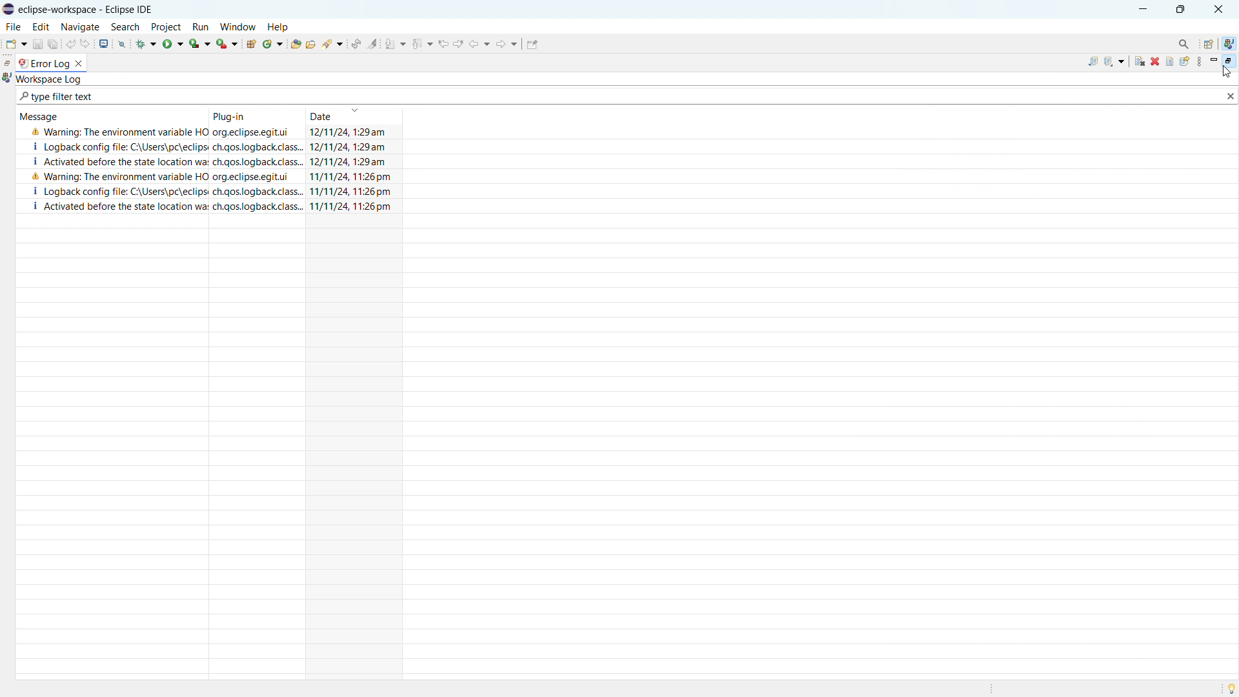 This screenshot has height=697, width=1239. Describe the element at coordinates (257, 133) in the screenshot. I see `org.eclipse.egit.ui` at that location.